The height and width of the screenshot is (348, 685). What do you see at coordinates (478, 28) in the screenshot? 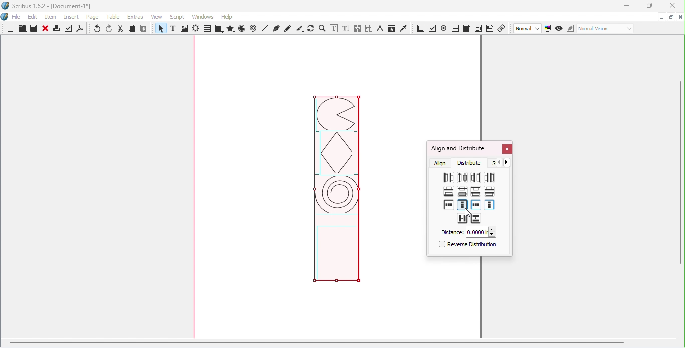
I see `PDF list box` at bounding box center [478, 28].